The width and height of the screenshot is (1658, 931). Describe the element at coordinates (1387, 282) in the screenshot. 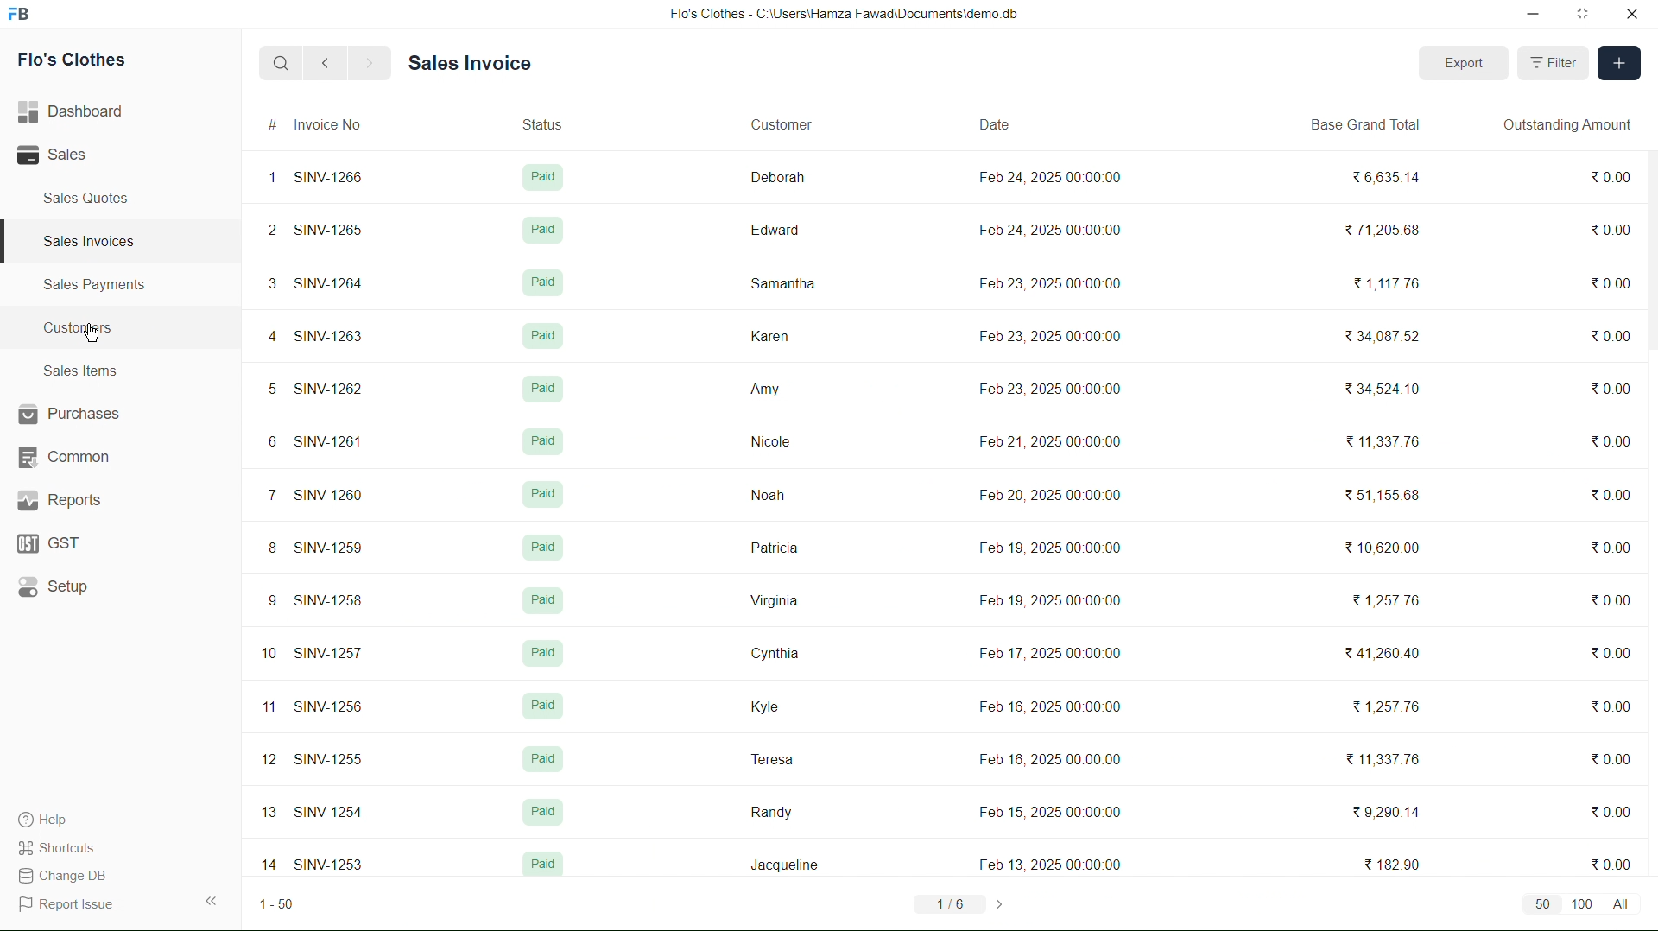

I see `1.11776` at that location.